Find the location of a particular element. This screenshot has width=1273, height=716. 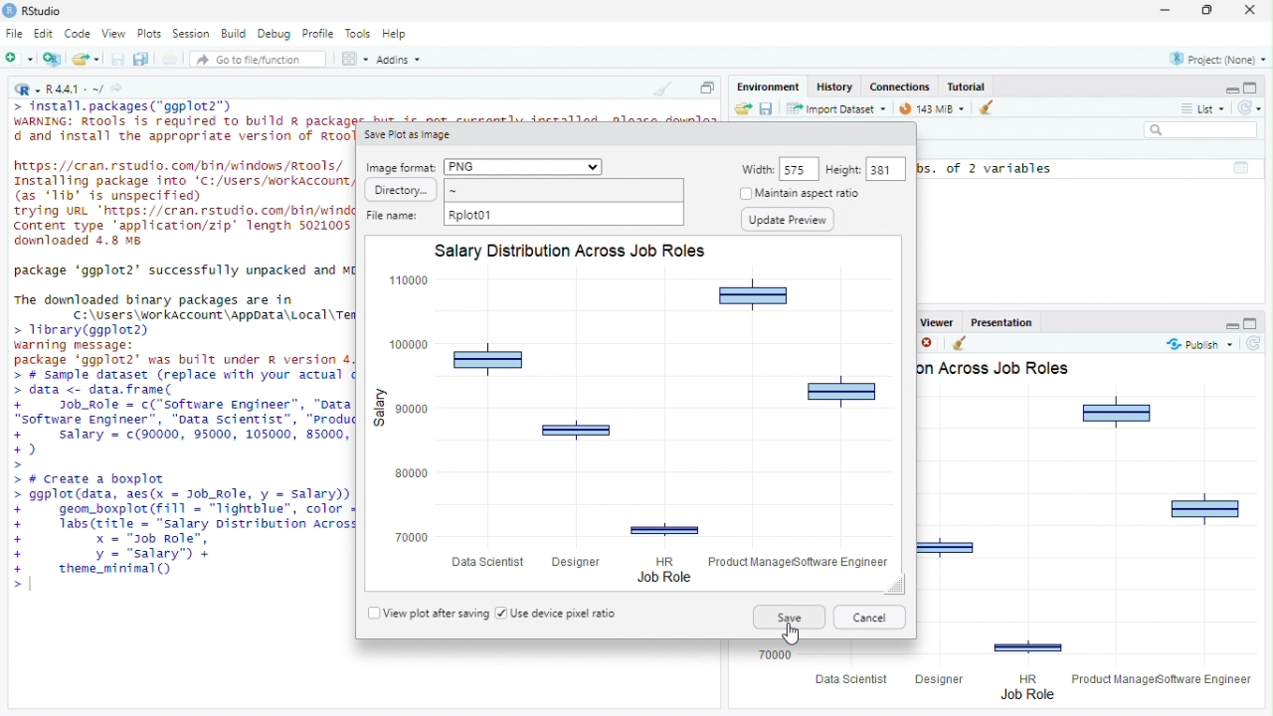

height : 381 is located at coordinates (865, 169).